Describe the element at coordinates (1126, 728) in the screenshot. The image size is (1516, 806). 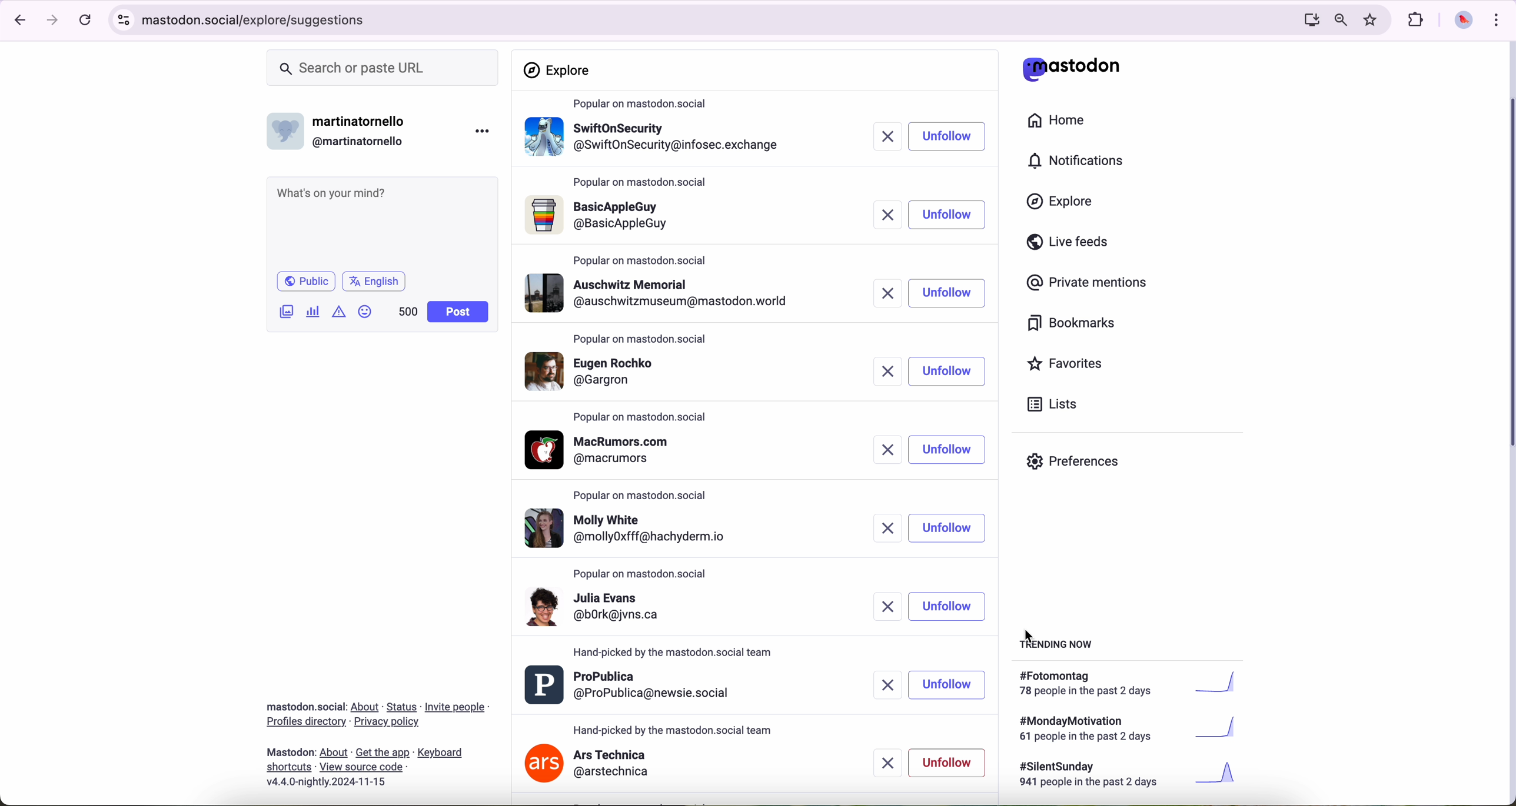
I see `#mondaymotivation` at that location.